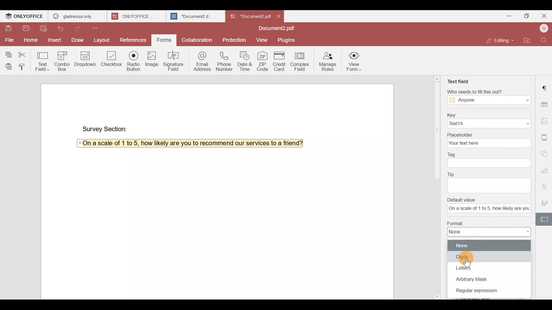  What do you see at coordinates (62, 29) in the screenshot?
I see `Undo` at bounding box center [62, 29].